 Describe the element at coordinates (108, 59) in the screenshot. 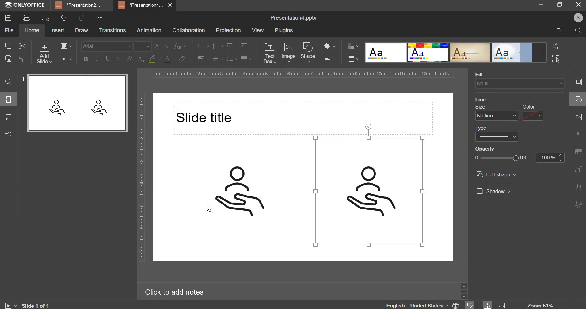

I see `underline` at that location.